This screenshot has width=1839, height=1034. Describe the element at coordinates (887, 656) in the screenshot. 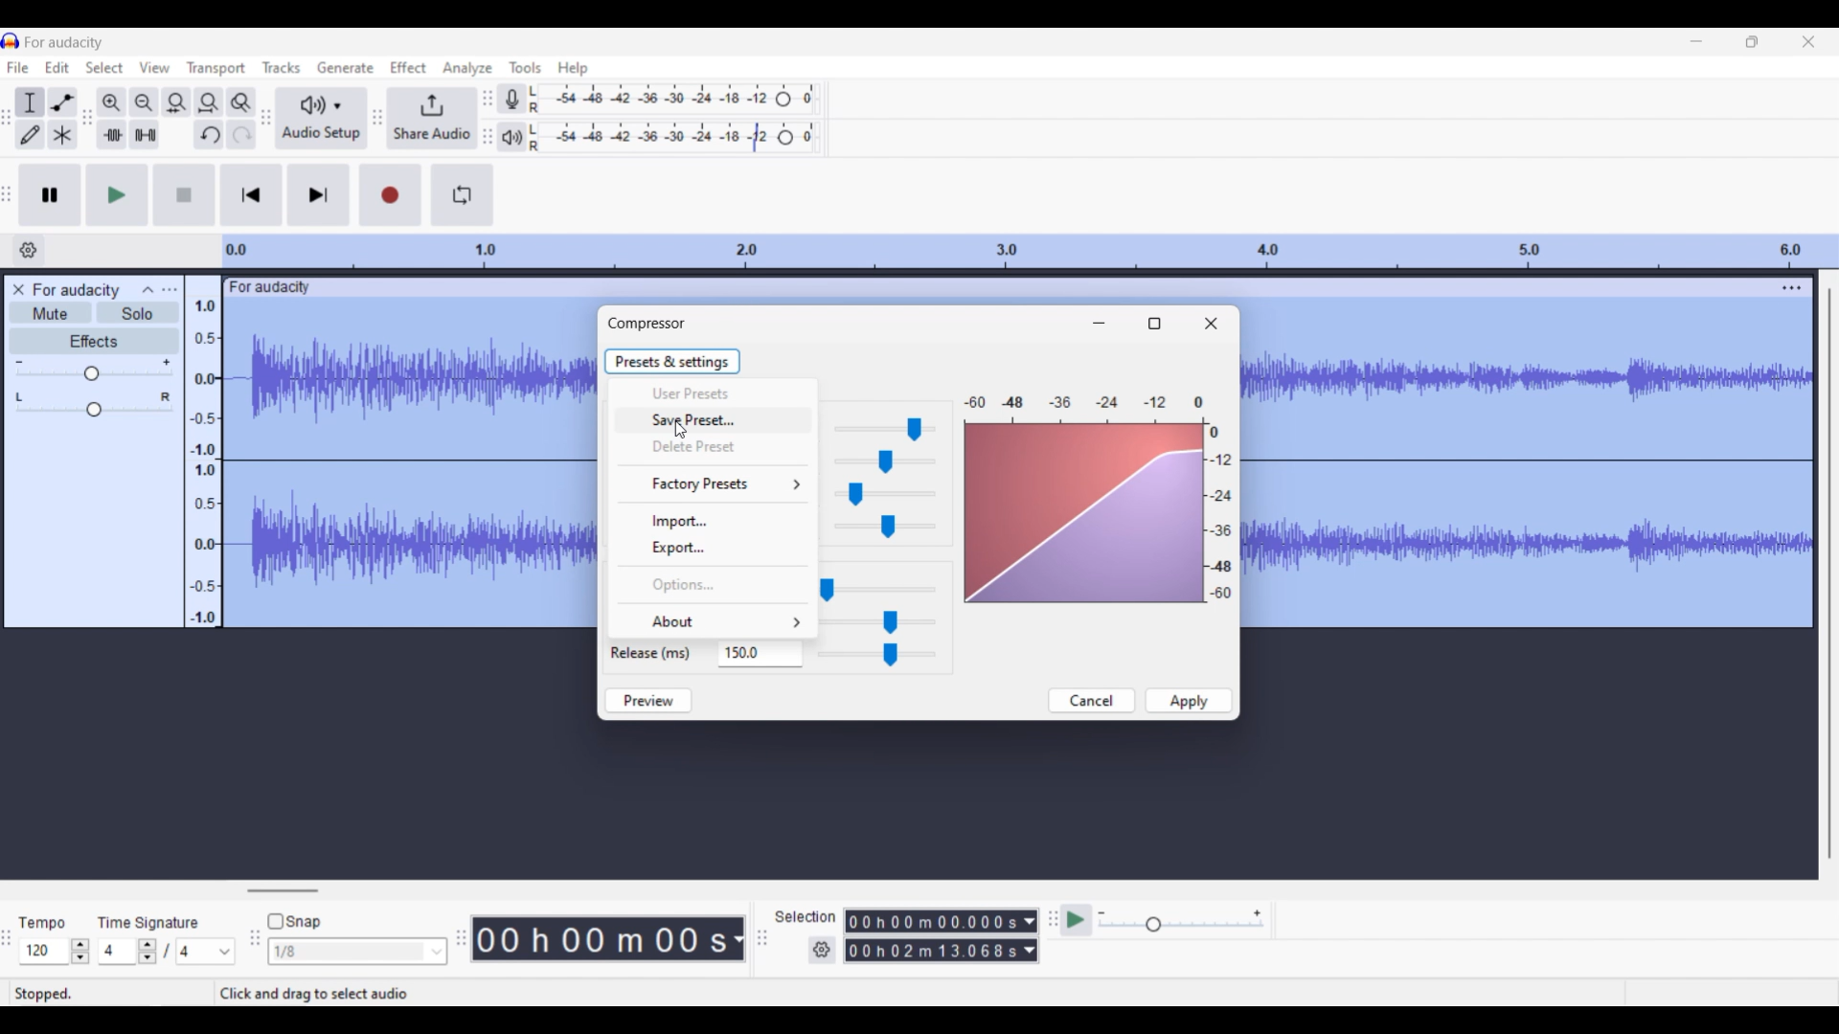

I see `Release slider` at that location.